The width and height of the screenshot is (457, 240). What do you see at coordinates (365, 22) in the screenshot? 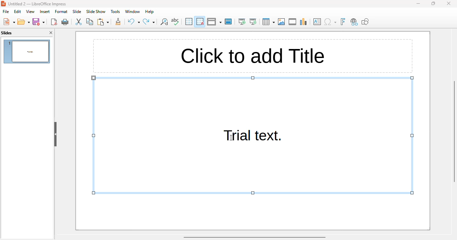
I see `show draw functions` at bounding box center [365, 22].